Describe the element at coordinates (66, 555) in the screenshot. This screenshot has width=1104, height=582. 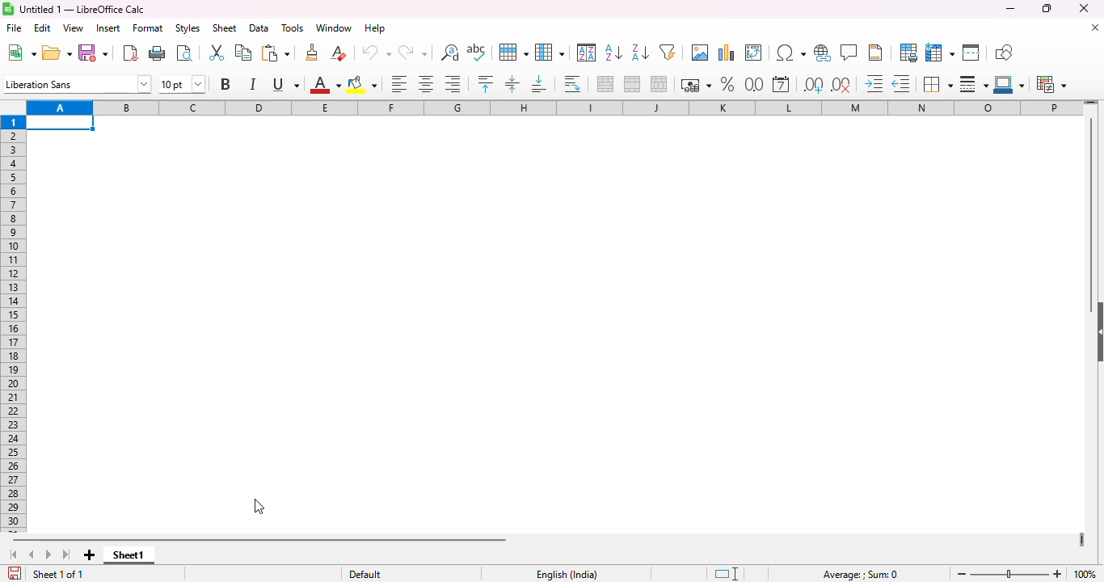
I see `scroll to last sheet` at that location.